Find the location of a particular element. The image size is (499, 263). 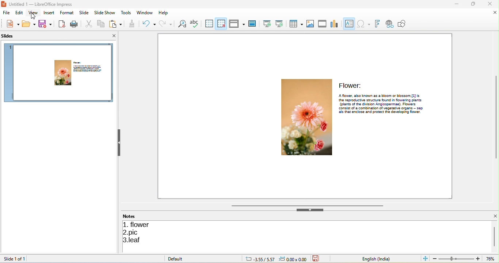

insert is located at coordinates (49, 13).